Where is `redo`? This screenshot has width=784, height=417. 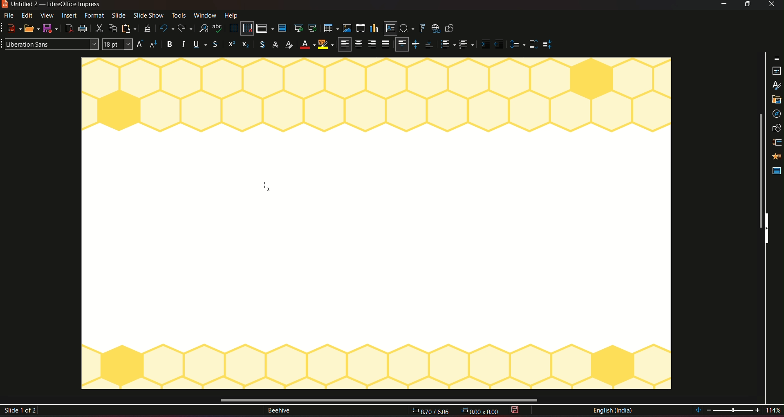 redo is located at coordinates (187, 28).